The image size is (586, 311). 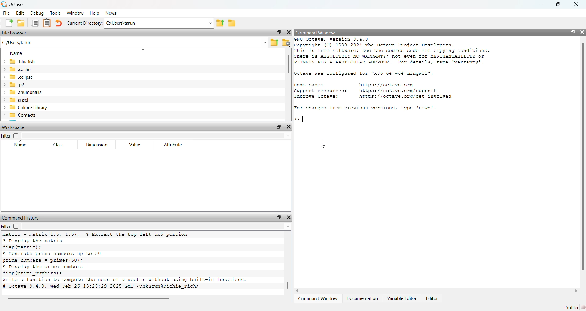 What do you see at coordinates (288, 285) in the screenshot?
I see `scroll bar` at bounding box center [288, 285].